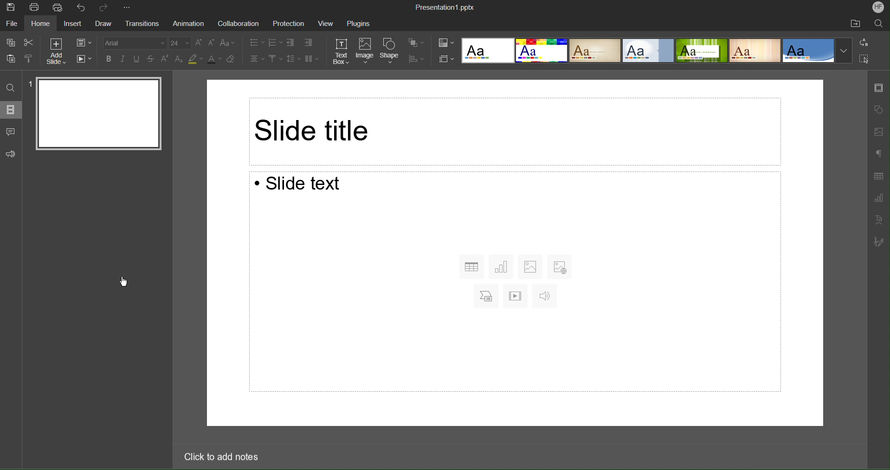 The height and width of the screenshot is (470, 890). Describe the element at coordinates (881, 241) in the screenshot. I see `Signature` at that location.